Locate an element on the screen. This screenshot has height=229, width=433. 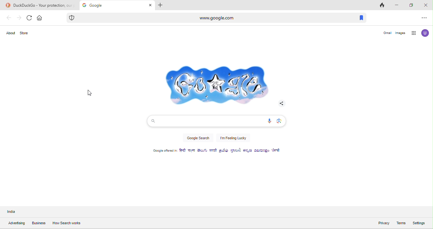
store is located at coordinates (26, 33).